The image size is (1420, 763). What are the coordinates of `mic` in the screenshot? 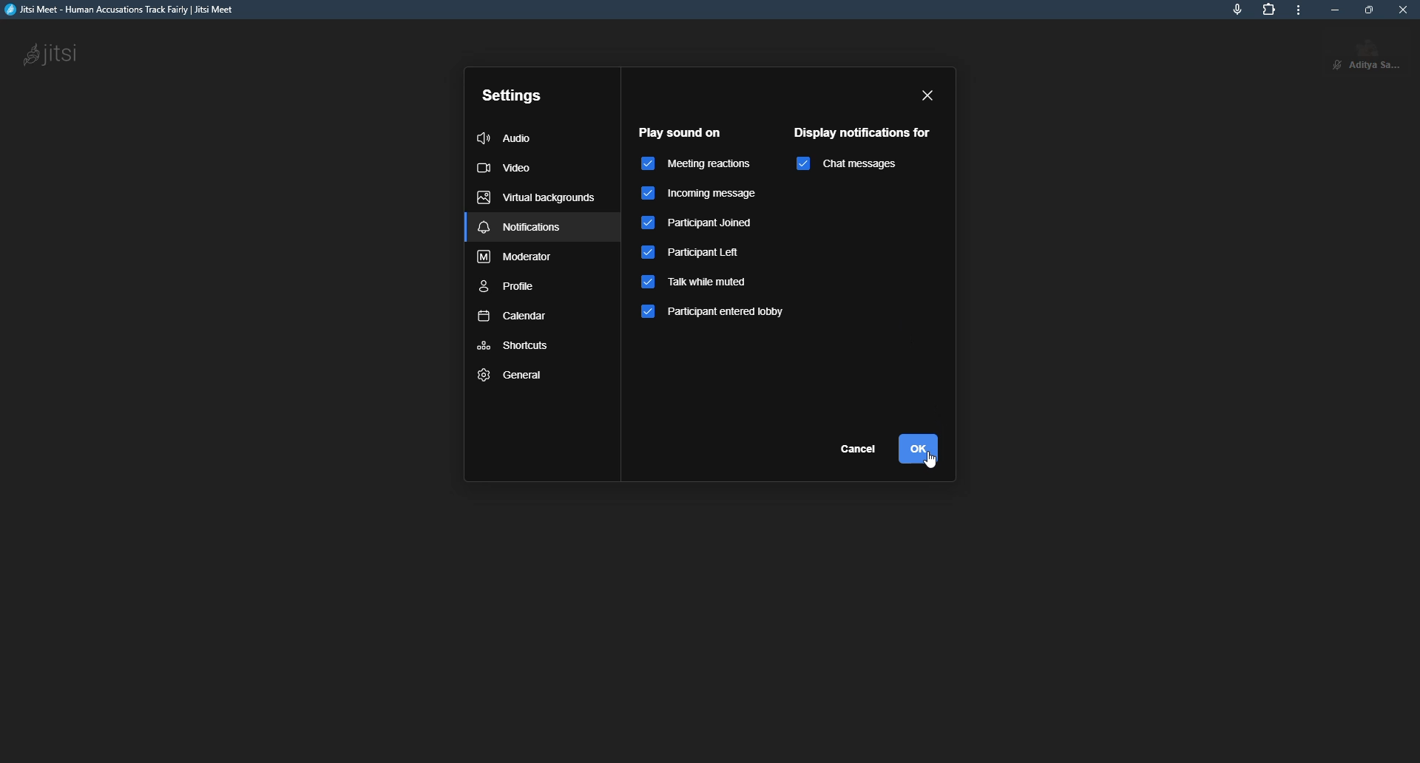 It's located at (1237, 7).